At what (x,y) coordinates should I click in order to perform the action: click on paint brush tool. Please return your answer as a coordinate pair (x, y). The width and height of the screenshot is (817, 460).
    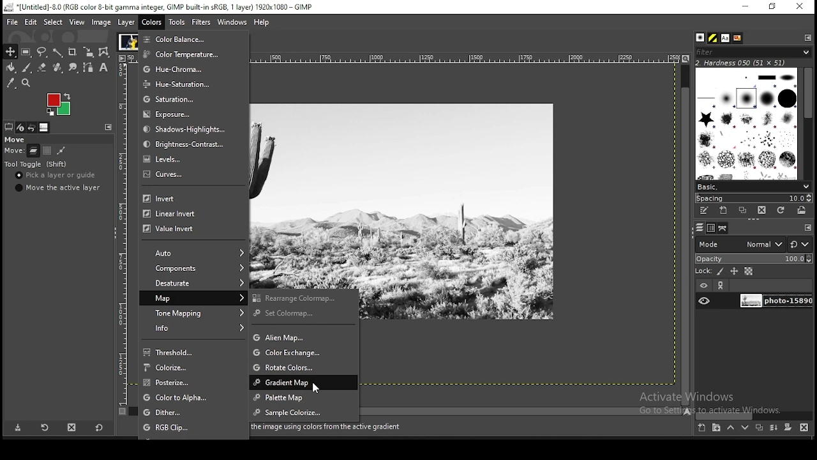
    Looking at the image, I should click on (27, 68).